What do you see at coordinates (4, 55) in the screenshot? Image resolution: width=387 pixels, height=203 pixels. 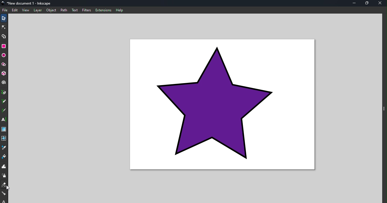 I see `ellipse/arc tool` at bounding box center [4, 55].